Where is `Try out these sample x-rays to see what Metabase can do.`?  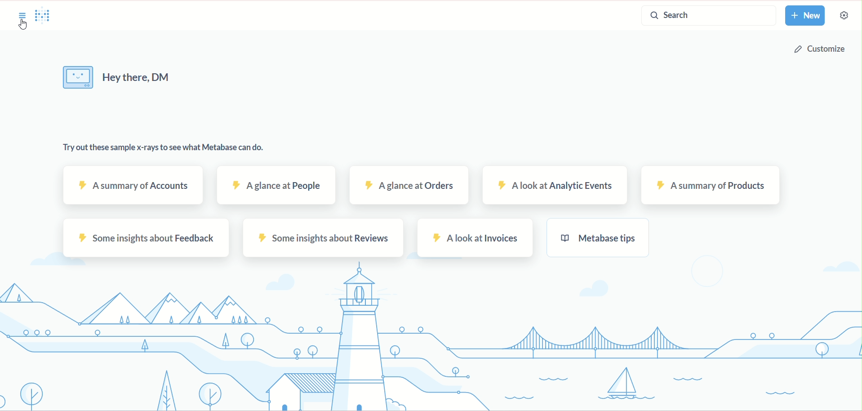 Try out these sample x-rays to see what Metabase can do. is located at coordinates (164, 147).